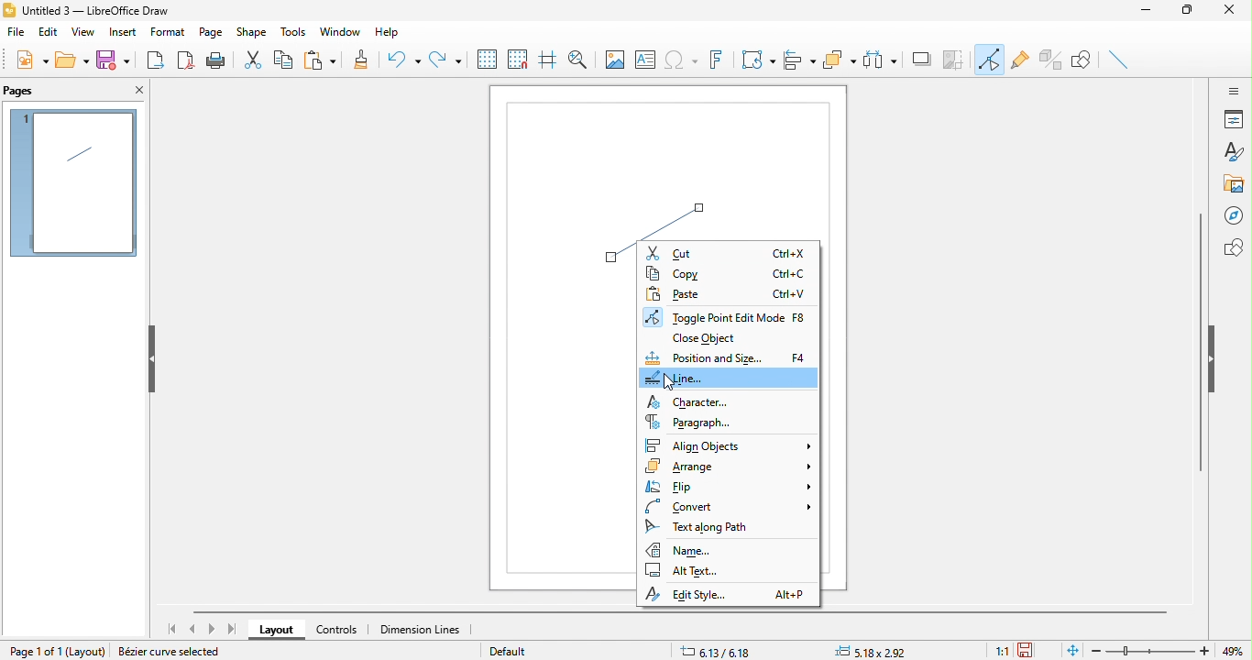 This screenshot has height=660, width=1252. Describe the element at coordinates (800, 61) in the screenshot. I see `align object` at that location.